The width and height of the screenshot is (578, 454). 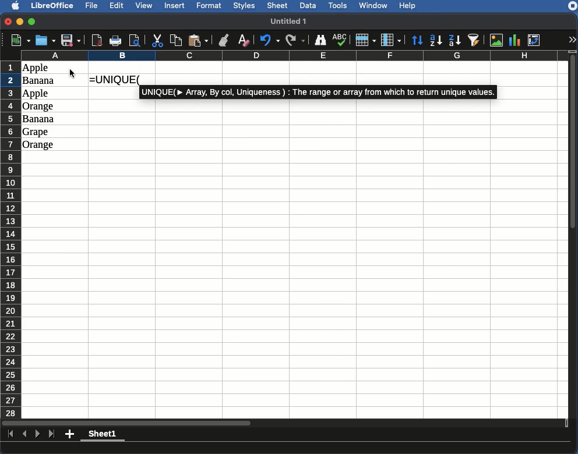 I want to click on AutoFilter, so click(x=475, y=40).